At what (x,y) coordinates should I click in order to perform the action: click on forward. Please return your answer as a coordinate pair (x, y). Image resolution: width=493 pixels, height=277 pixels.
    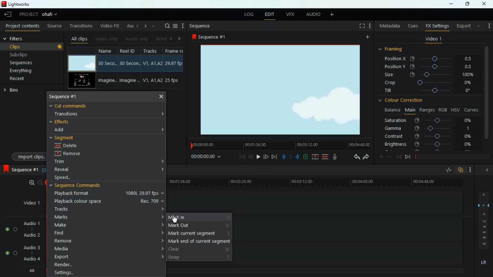
    Looking at the image, I should click on (407, 158).